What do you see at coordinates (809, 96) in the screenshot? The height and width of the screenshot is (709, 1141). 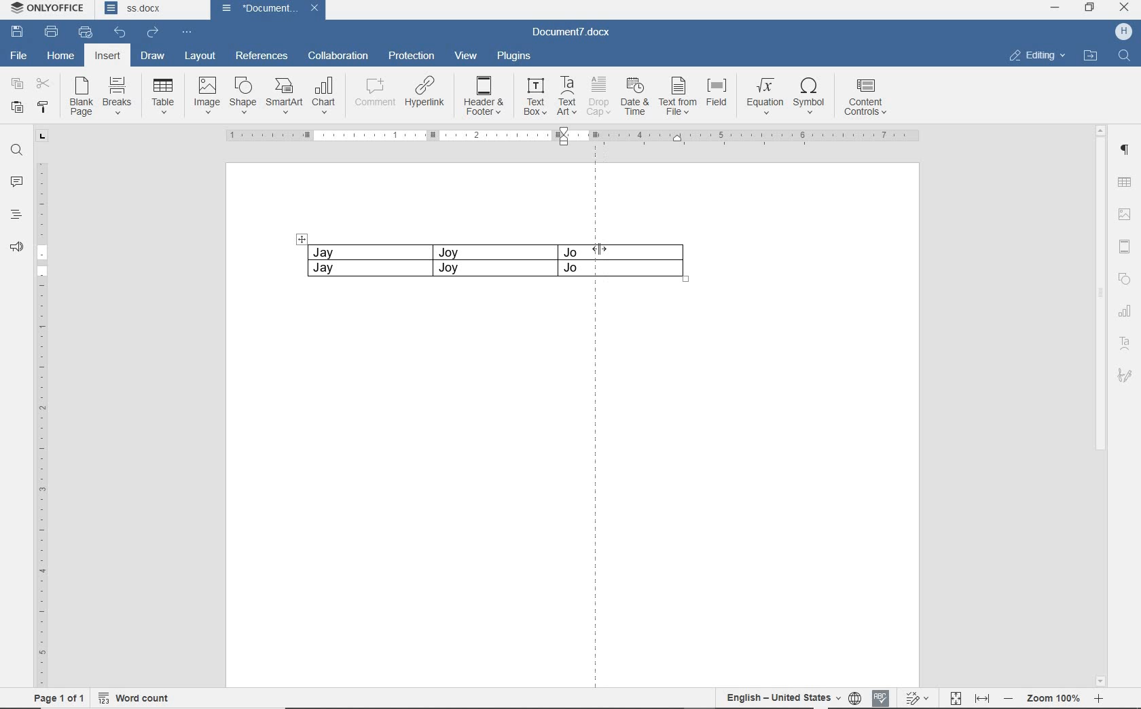 I see `SYMBOL` at bounding box center [809, 96].